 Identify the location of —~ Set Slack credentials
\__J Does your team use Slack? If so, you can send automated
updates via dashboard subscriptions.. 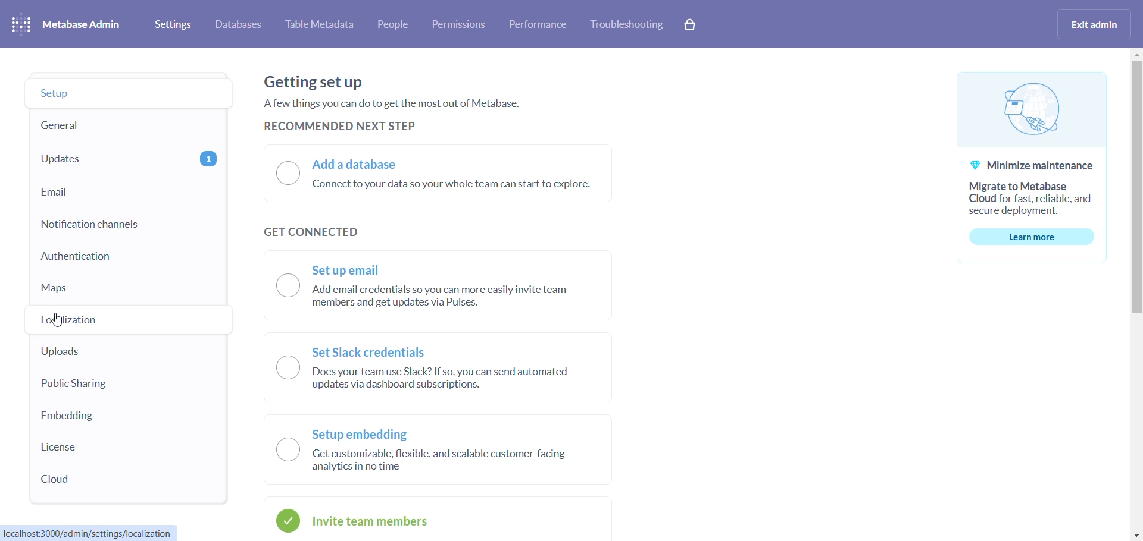
(425, 369).